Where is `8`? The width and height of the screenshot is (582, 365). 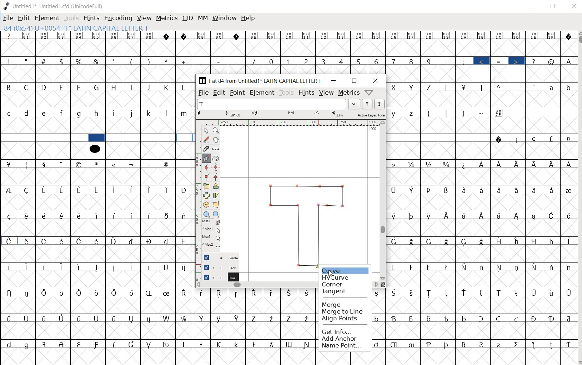 8 is located at coordinates (411, 61).